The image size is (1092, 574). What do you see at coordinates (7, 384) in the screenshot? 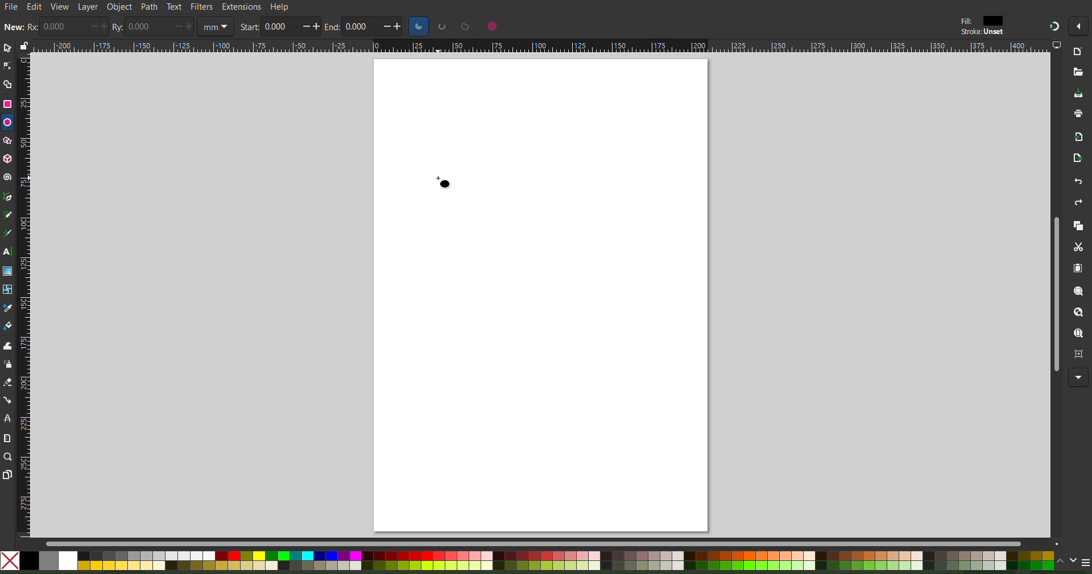
I see `Spray Tool` at bounding box center [7, 384].